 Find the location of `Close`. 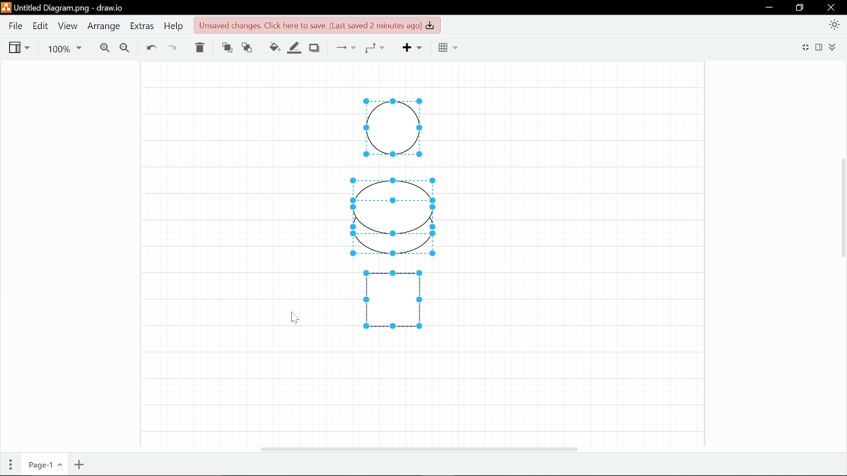

Close is located at coordinates (832, 8).